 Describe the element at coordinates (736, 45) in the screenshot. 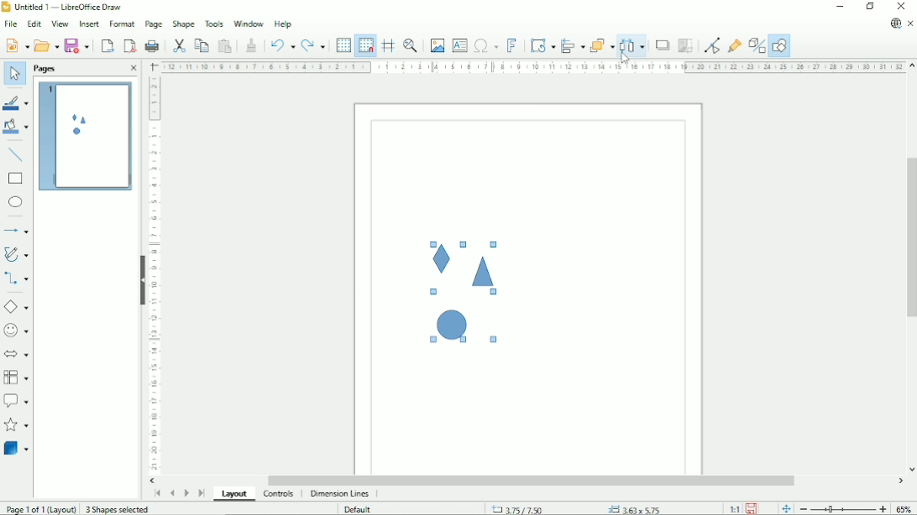

I see `Show gluepoint functions` at that location.